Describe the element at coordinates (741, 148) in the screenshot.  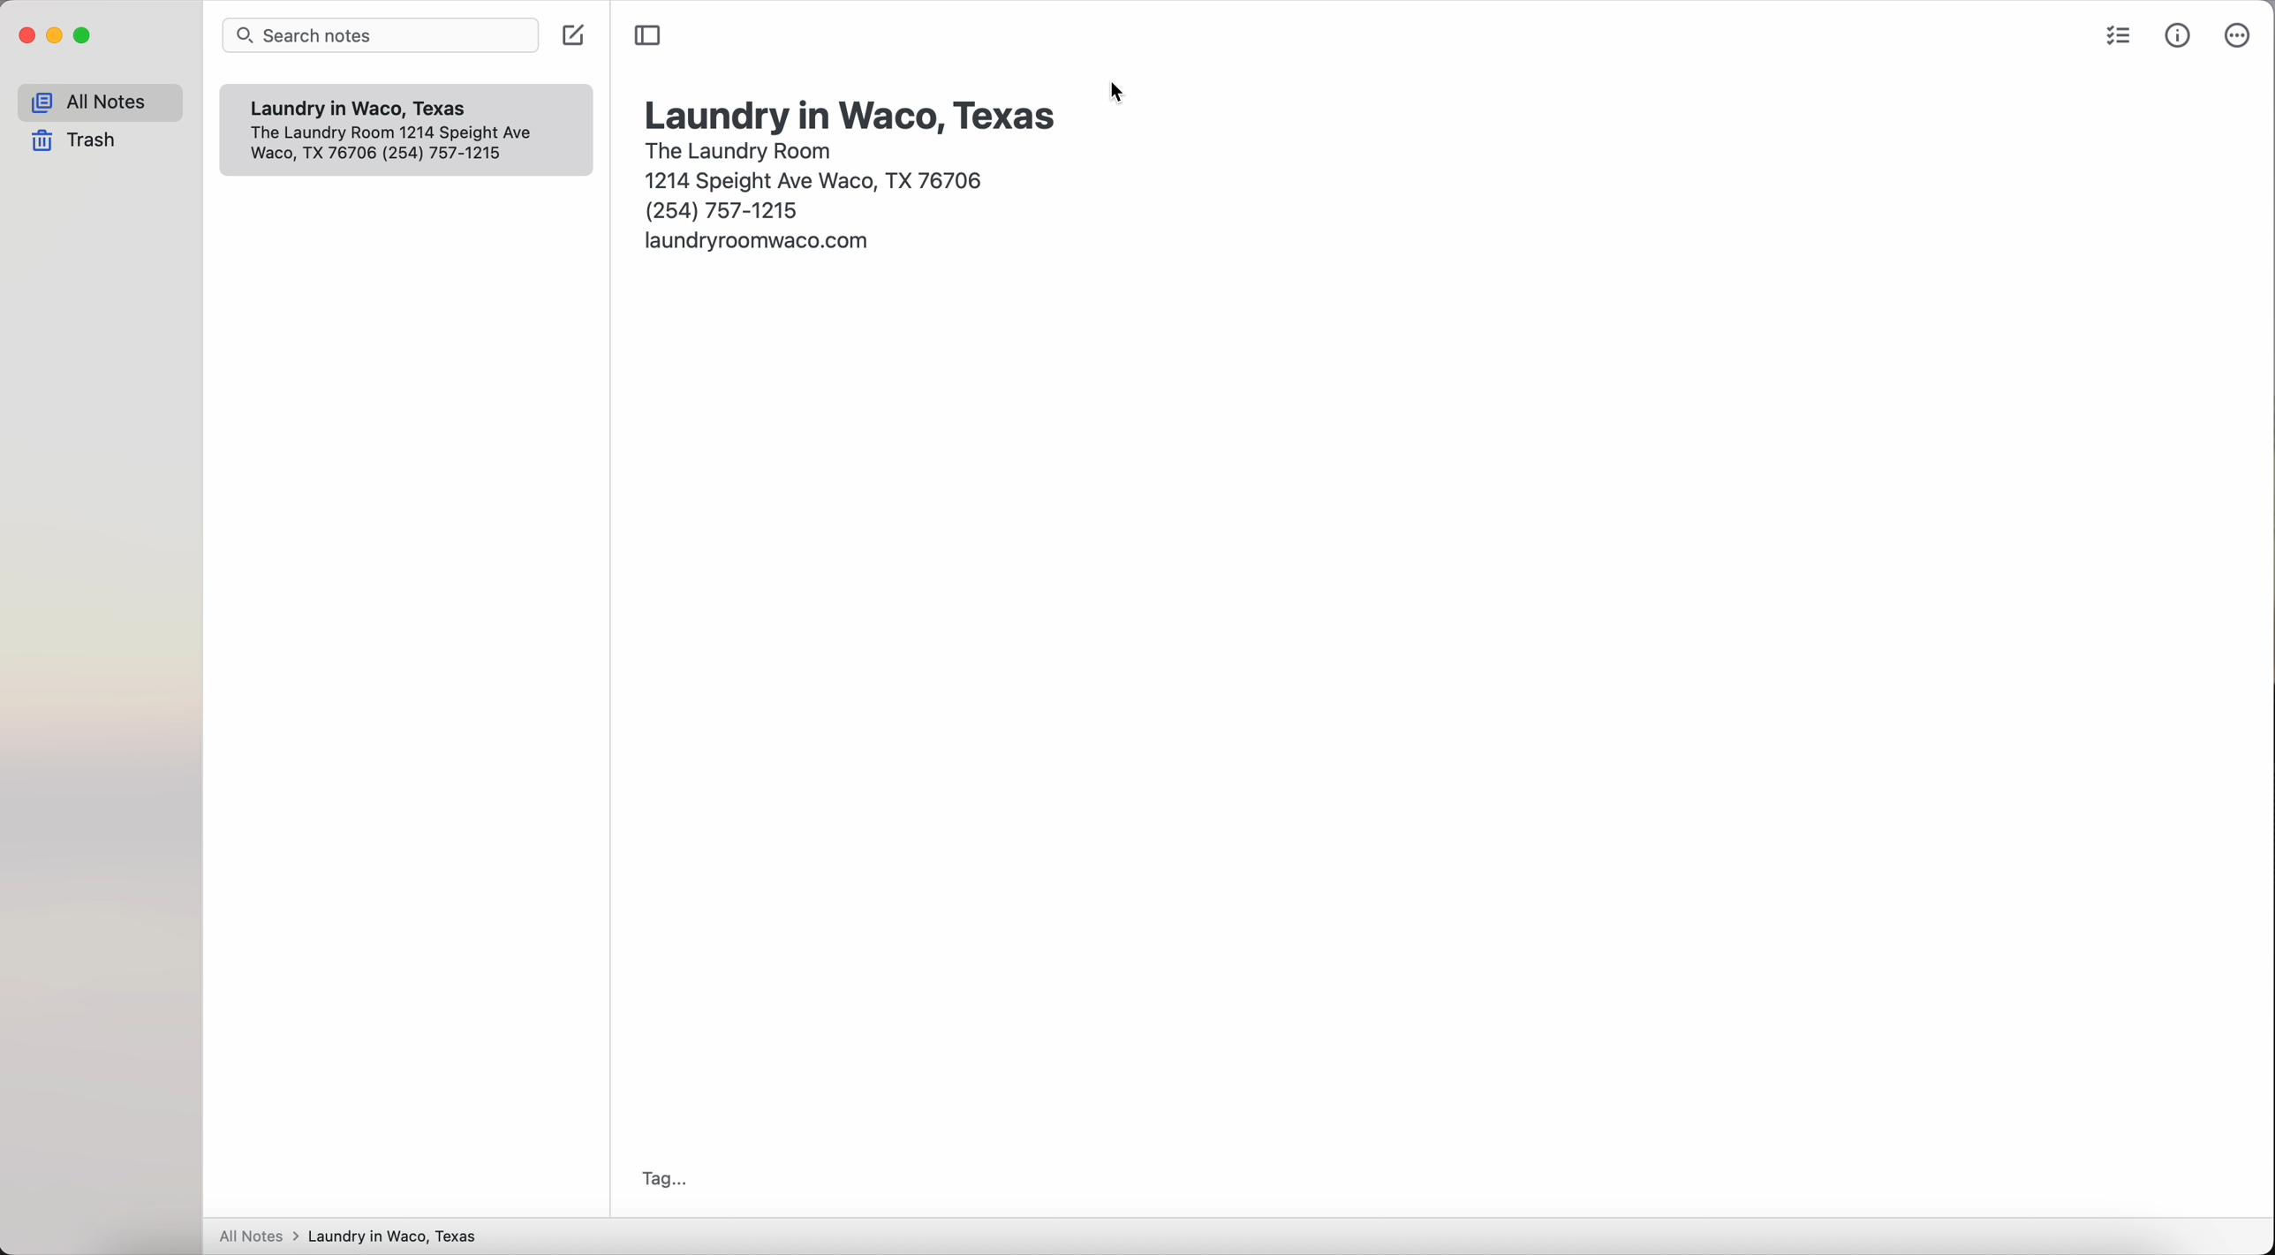
I see `the laundry room` at that location.